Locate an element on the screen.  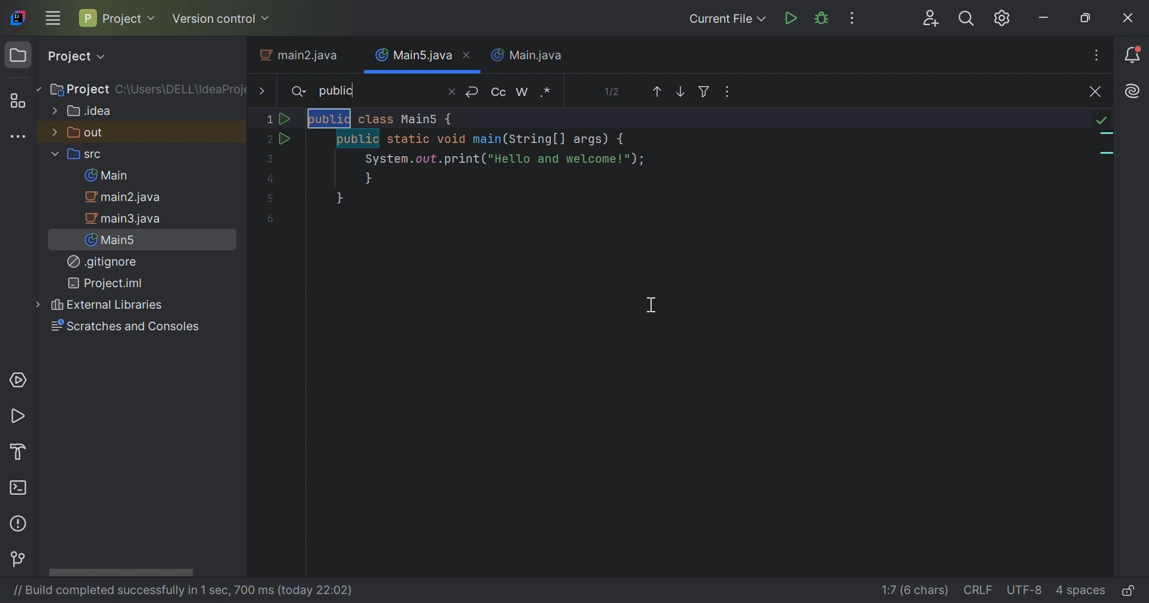
Run is located at coordinates (287, 139).